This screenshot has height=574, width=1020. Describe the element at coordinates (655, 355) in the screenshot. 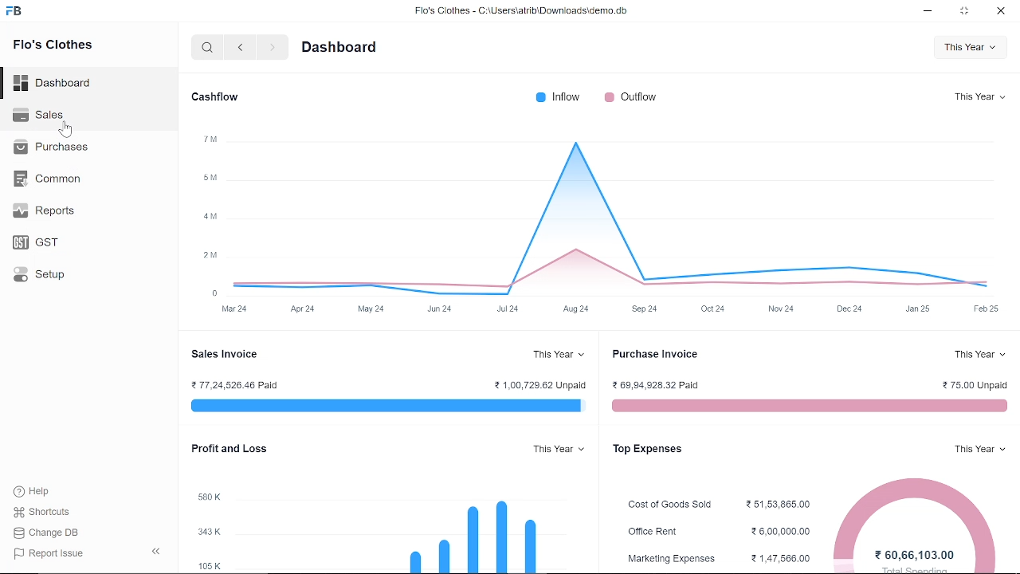

I see `Purchase Invoice` at that location.